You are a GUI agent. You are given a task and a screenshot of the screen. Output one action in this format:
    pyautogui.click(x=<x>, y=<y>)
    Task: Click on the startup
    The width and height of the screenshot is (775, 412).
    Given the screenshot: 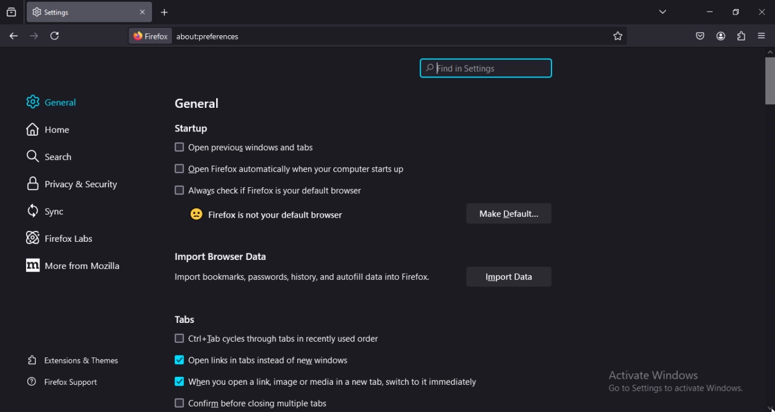 What is the action you would take?
    pyautogui.click(x=191, y=128)
    